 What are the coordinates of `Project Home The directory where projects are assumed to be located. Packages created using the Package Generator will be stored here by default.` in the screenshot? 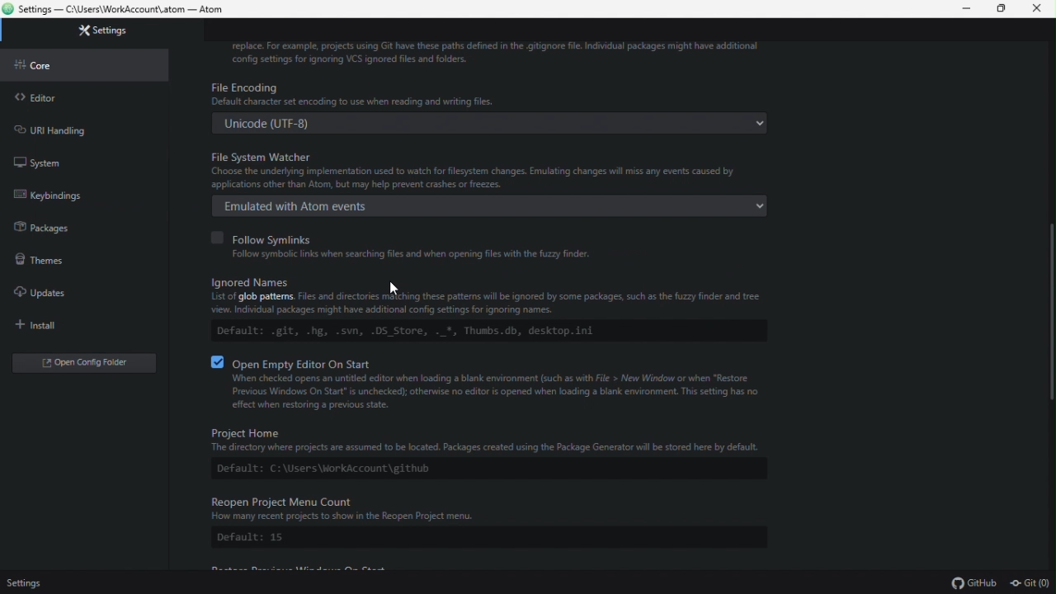 It's located at (479, 439).